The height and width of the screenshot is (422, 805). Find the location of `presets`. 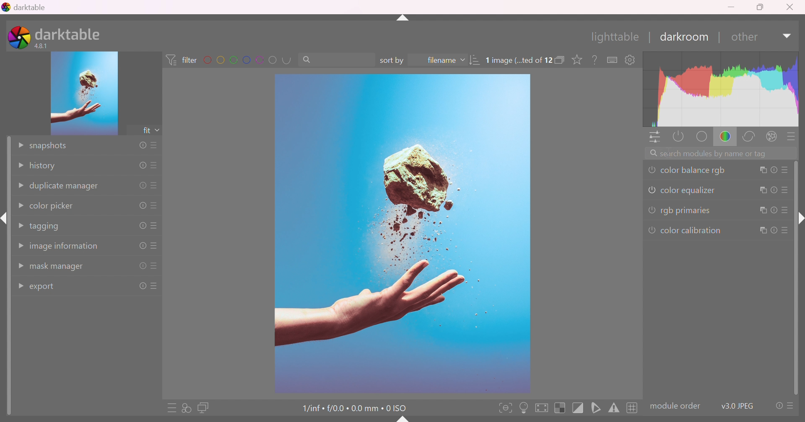

presets is located at coordinates (786, 209).